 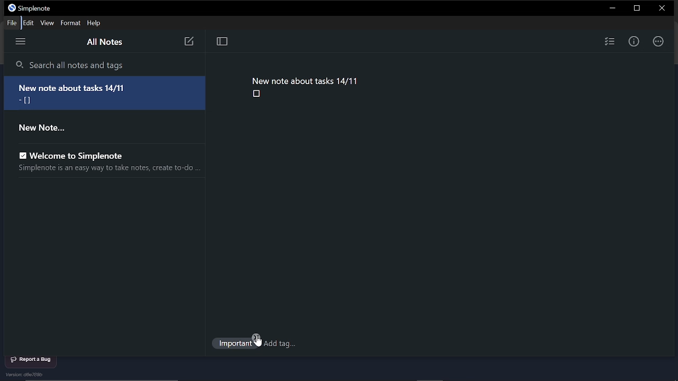 I want to click on Reporta Bug, so click(x=32, y=360).